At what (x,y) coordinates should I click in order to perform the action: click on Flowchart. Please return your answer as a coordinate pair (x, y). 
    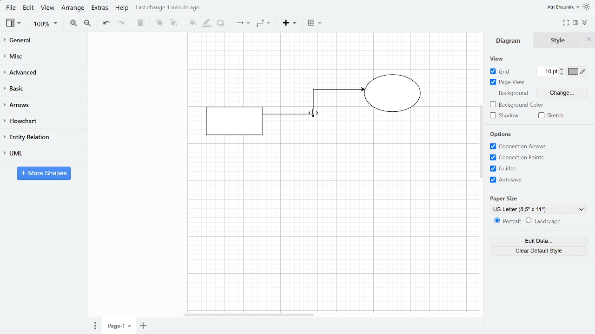
    Looking at the image, I should click on (41, 121).